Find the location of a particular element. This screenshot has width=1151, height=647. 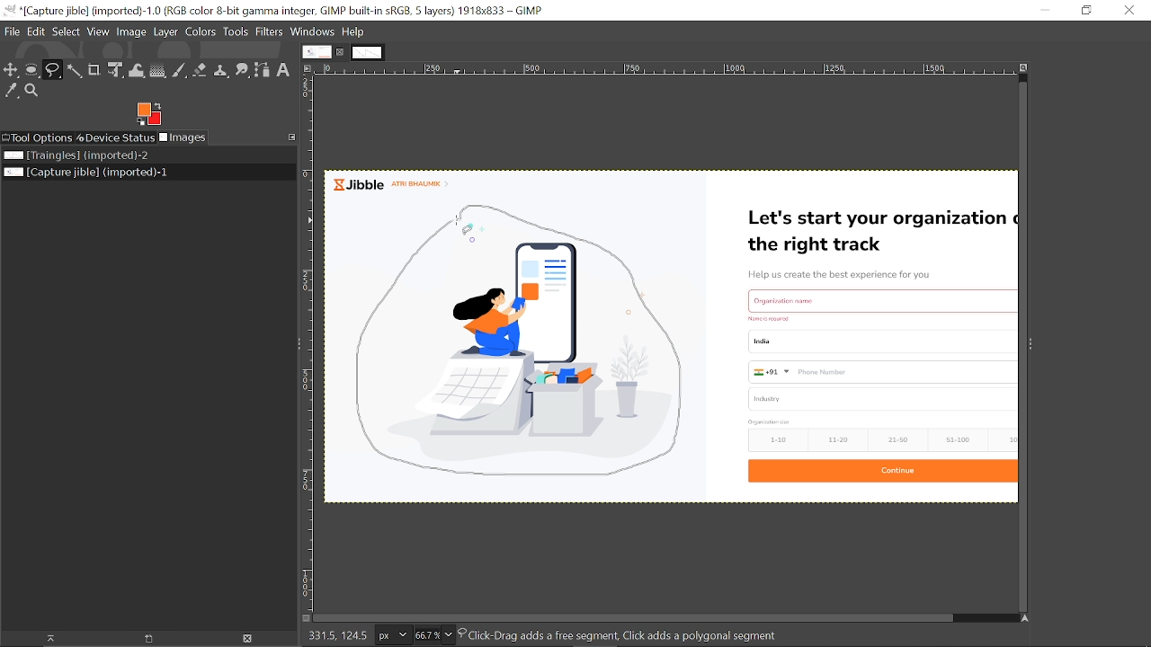

cursor is located at coordinates (454, 223).